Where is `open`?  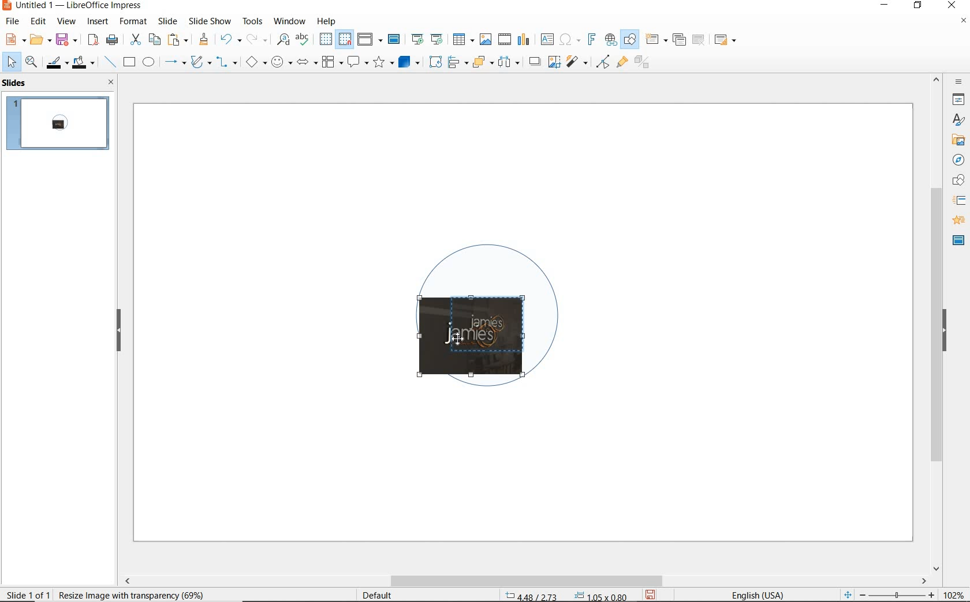
open is located at coordinates (39, 40).